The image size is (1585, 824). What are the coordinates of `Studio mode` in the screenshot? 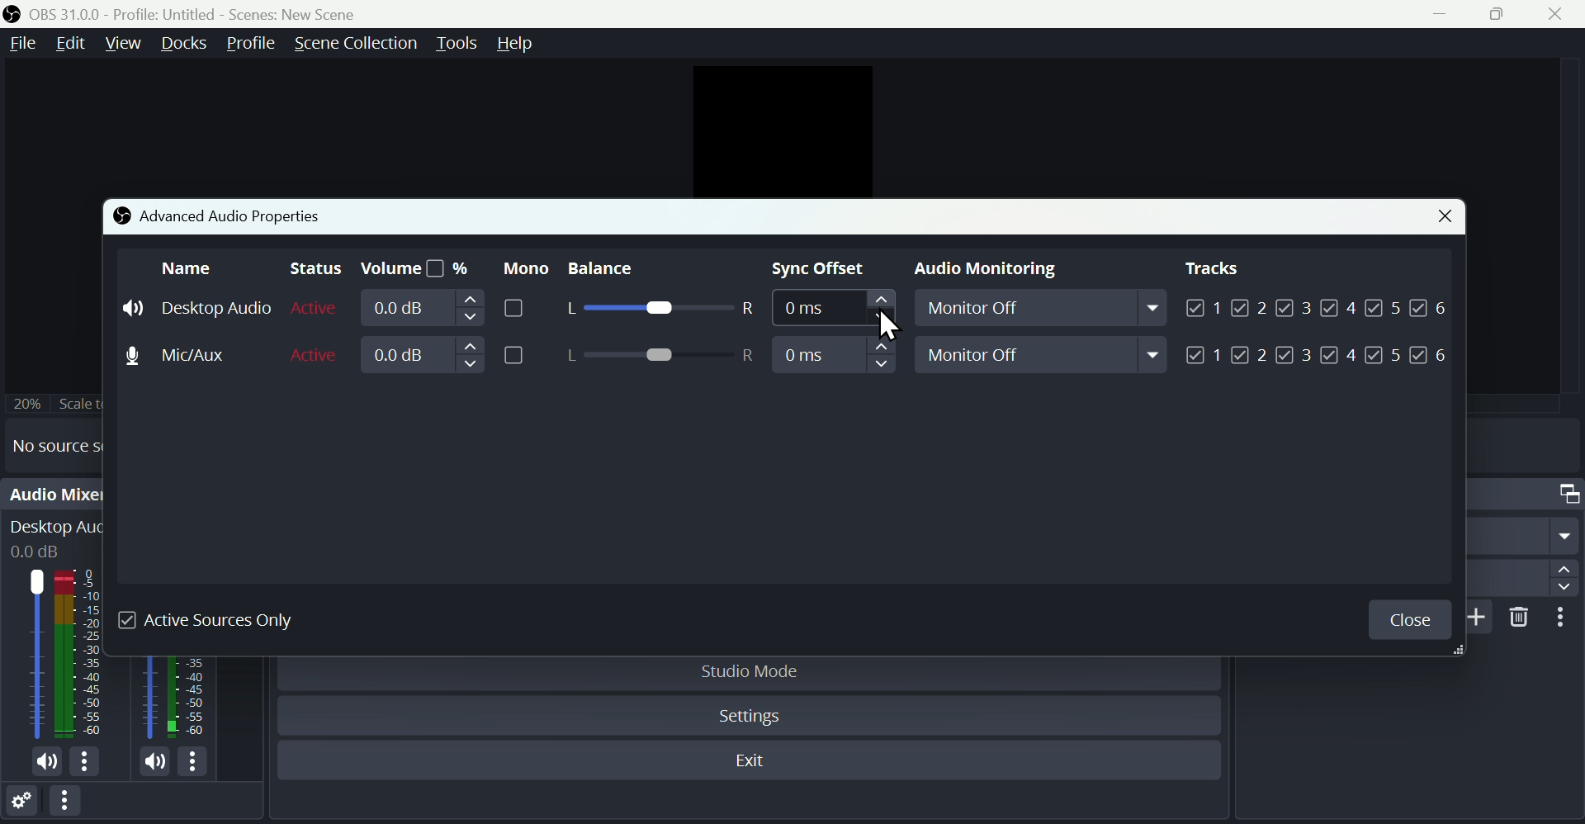 It's located at (752, 671).